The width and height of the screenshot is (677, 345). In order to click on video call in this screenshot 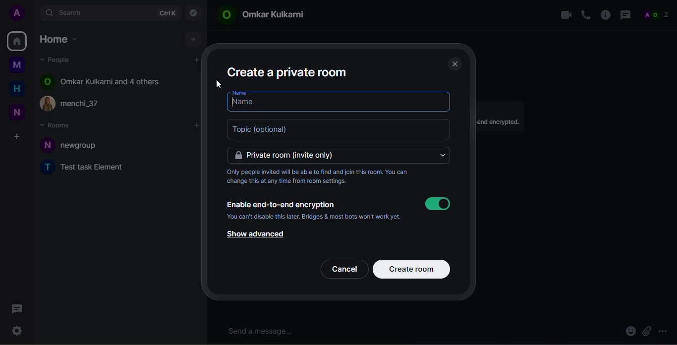, I will do `click(564, 14)`.